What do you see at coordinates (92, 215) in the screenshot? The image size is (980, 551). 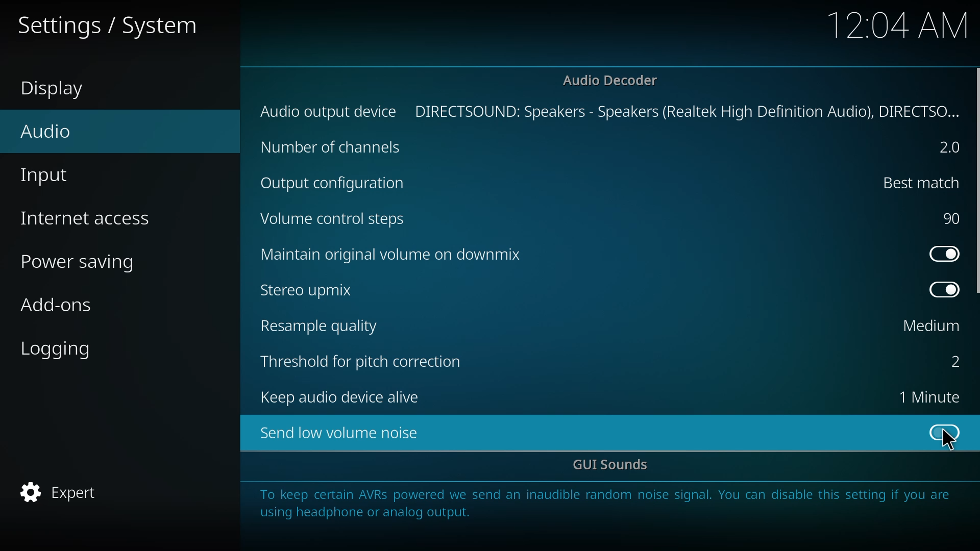 I see `internet access ` at bounding box center [92, 215].